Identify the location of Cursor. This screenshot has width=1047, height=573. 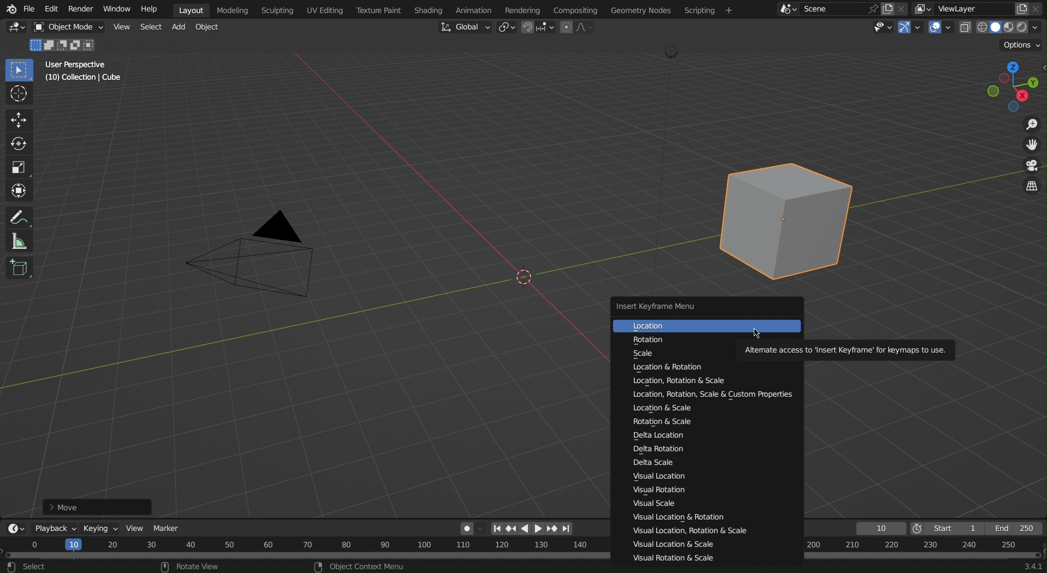
(20, 95).